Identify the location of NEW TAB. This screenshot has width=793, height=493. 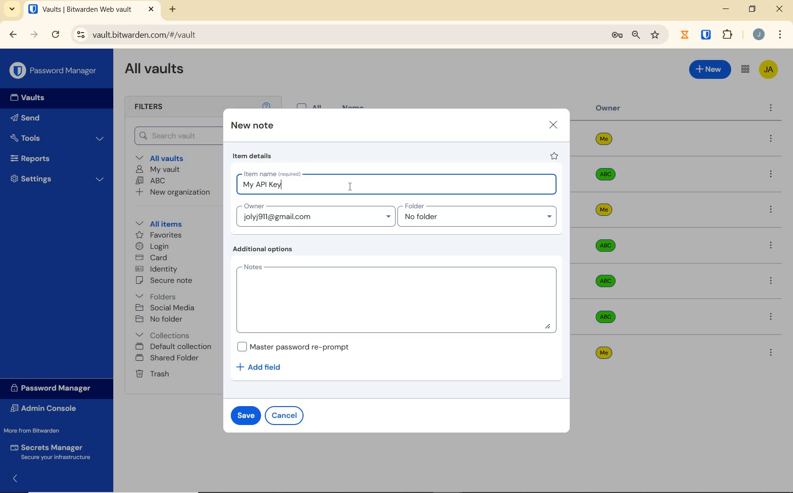
(174, 9).